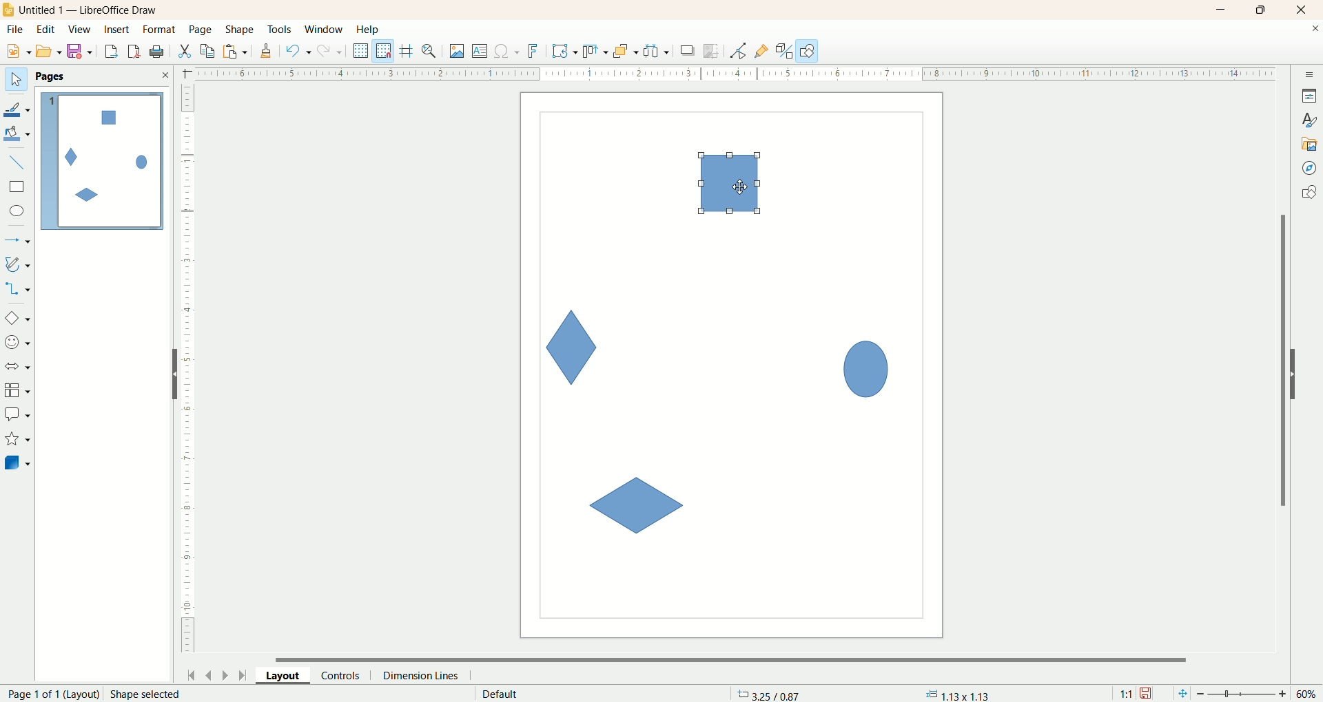 The height and width of the screenshot is (702, 1323). What do you see at coordinates (18, 391) in the screenshot?
I see `flowchart` at bounding box center [18, 391].